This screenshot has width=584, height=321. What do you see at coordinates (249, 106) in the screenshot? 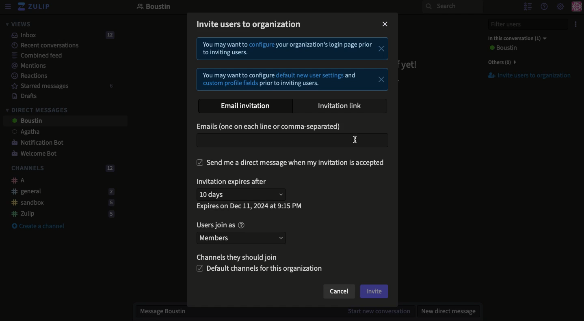
I see `Email invitation ` at bounding box center [249, 106].